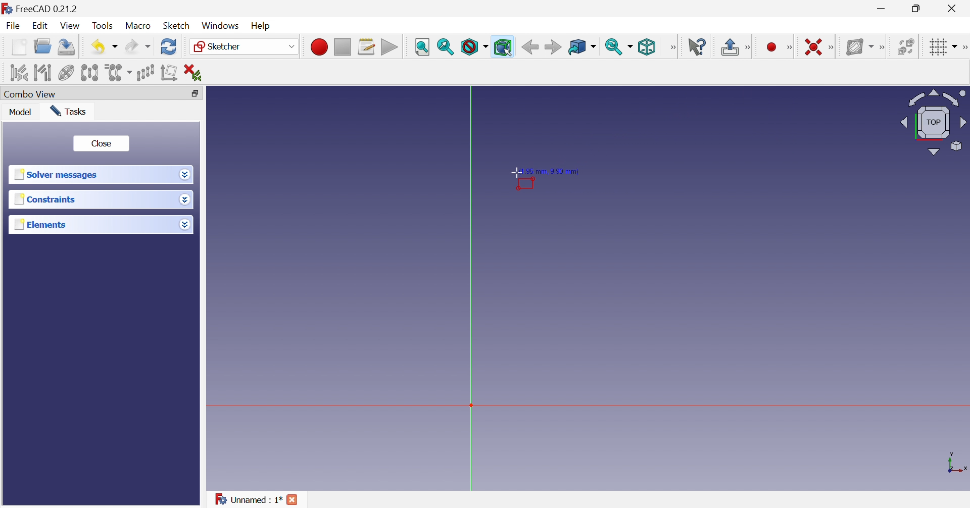 Image resolution: width=970 pixels, height=508 pixels. What do you see at coordinates (136, 46) in the screenshot?
I see `Redo` at bounding box center [136, 46].